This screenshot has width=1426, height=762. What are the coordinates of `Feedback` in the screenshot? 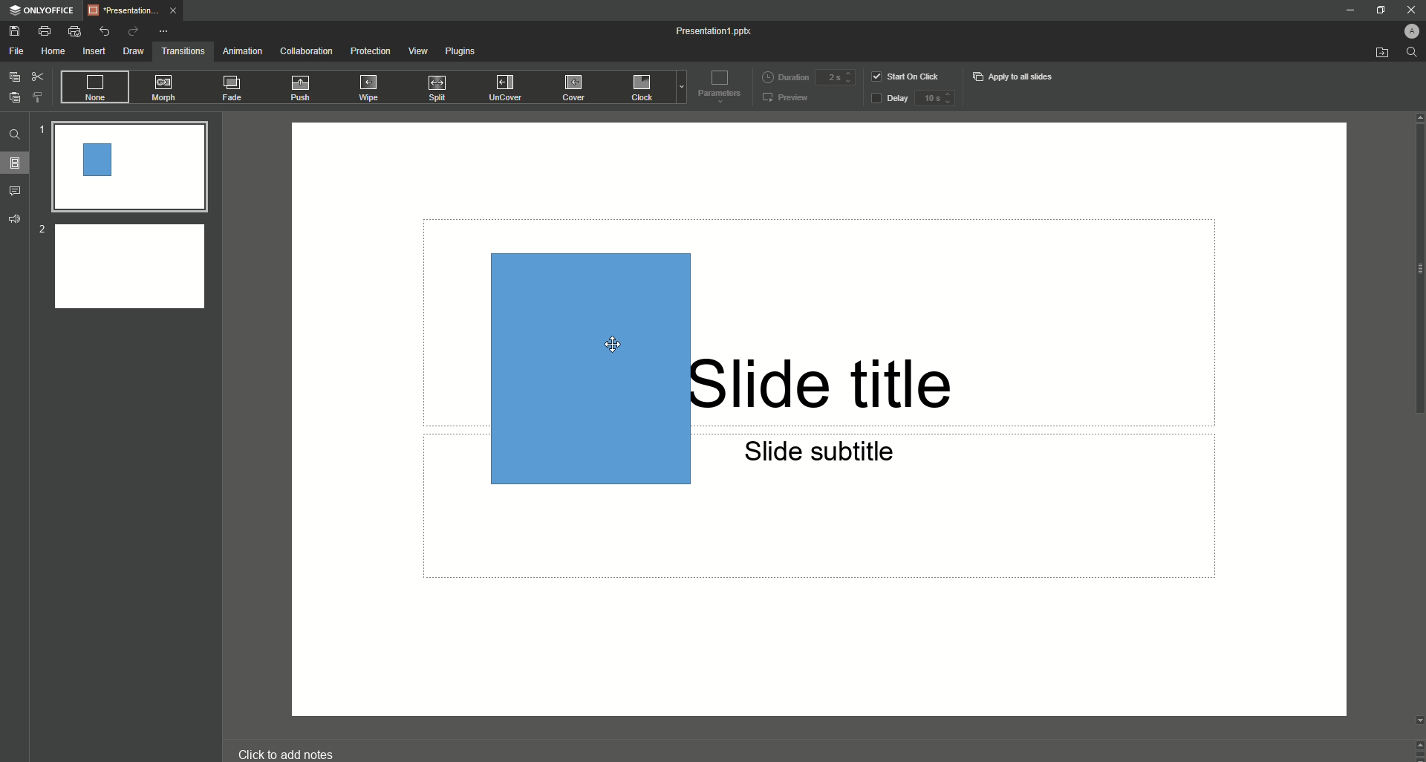 It's located at (13, 219).